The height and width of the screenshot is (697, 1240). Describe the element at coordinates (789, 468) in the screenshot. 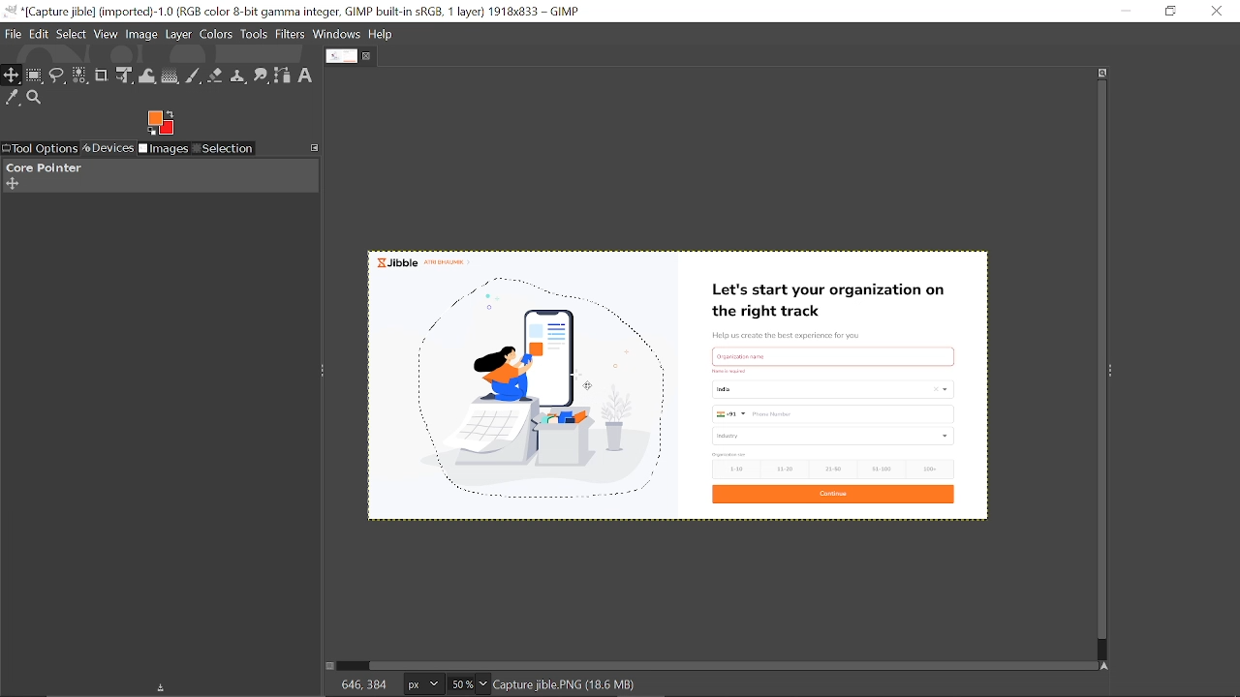

I see `11-20` at that location.